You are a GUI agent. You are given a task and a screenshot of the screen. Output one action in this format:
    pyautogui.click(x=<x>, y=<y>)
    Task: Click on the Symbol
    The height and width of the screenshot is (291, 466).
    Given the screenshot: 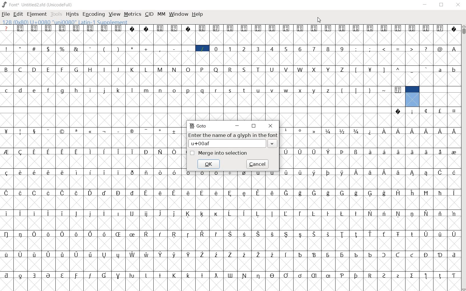 What is the action you would take?
    pyautogui.click(x=399, y=29)
    